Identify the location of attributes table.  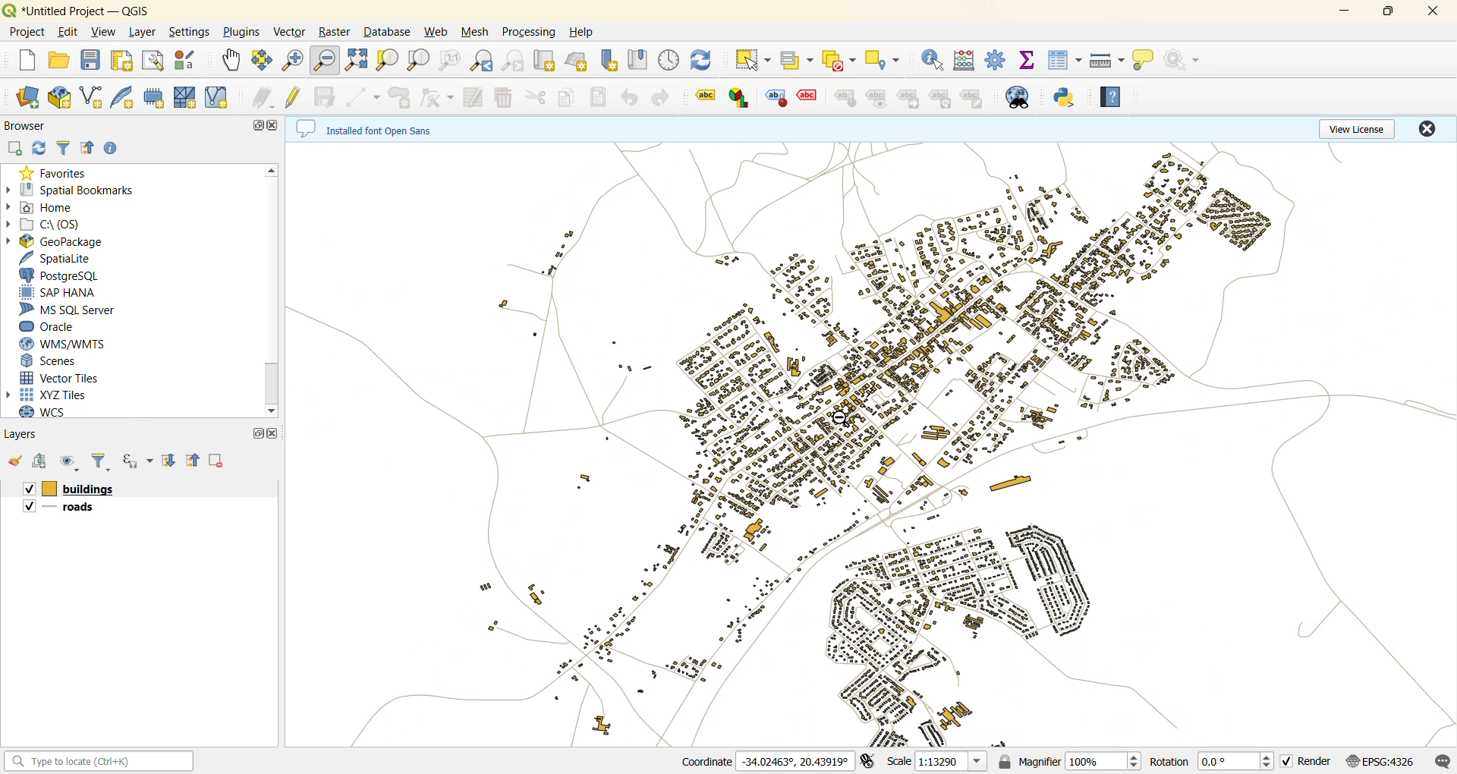
(1065, 60).